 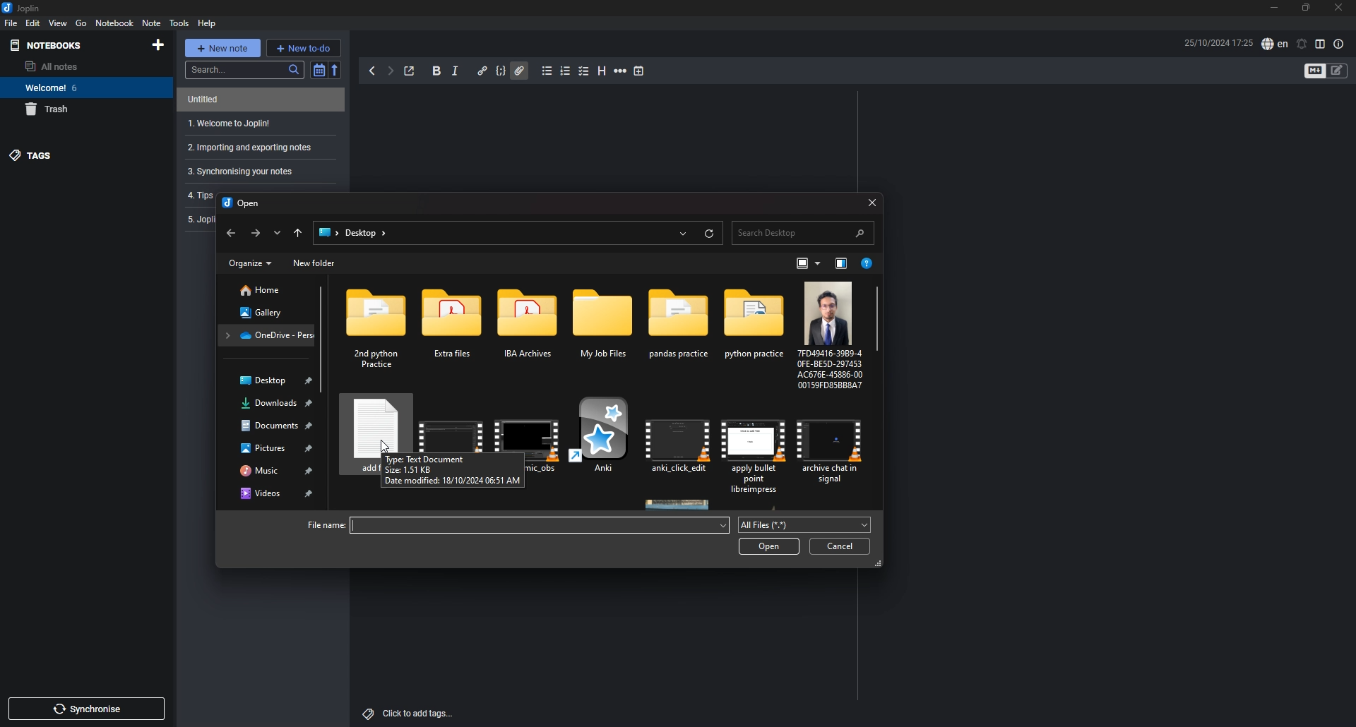 What do you see at coordinates (1322, 44) in the screenshot?
I see `toggle editor layout` at bounding box center [1322, 44].